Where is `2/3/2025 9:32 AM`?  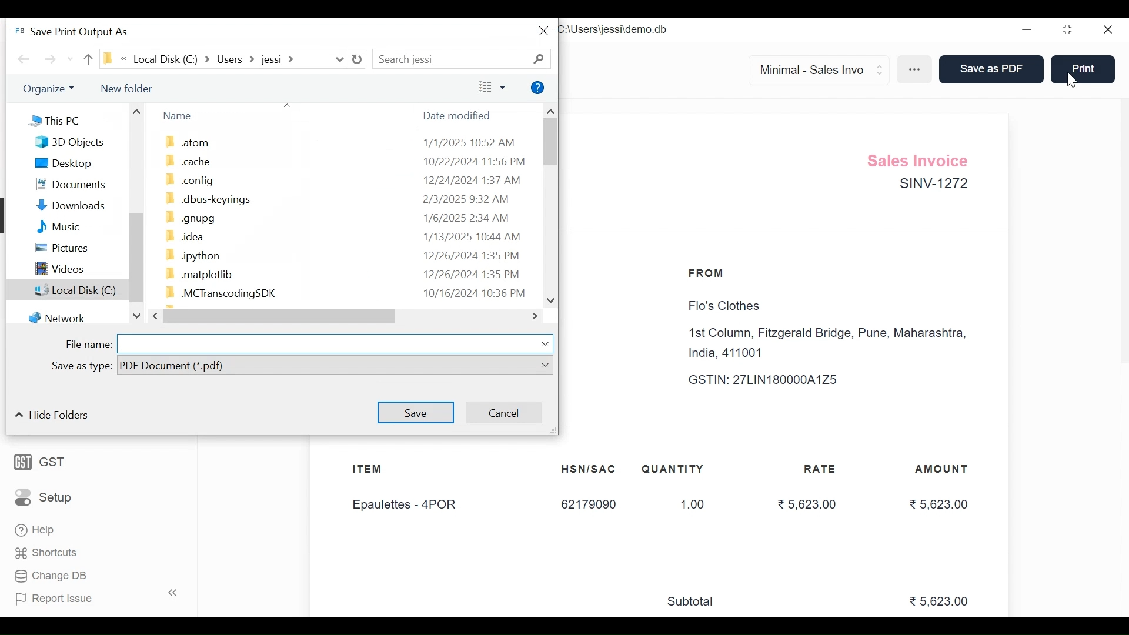
2/3/2025 9:32 AM is located at coordinates (467, 199).